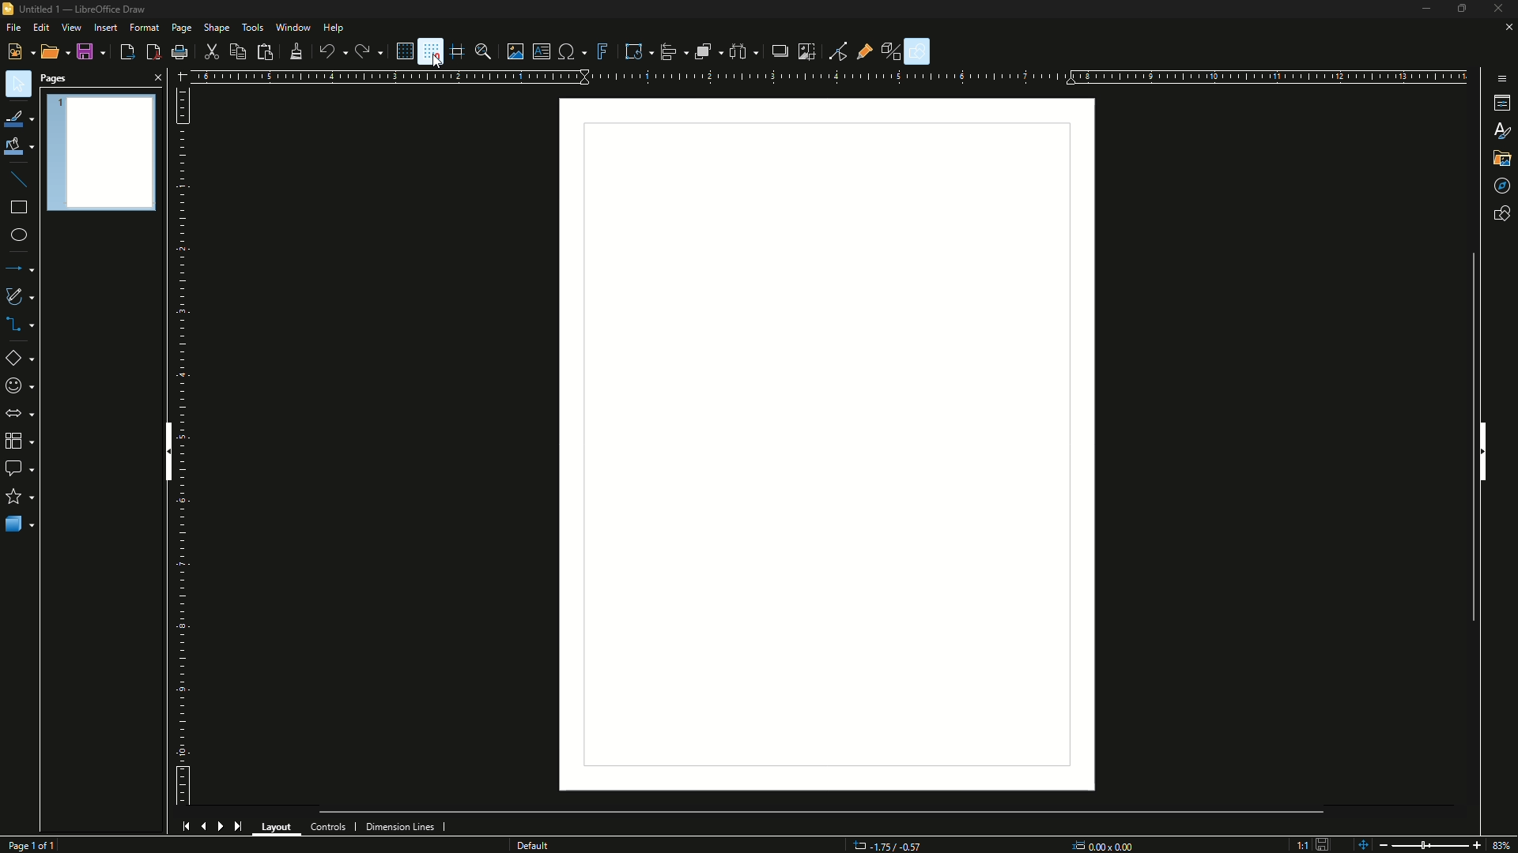 The height and width of the screenshot is (853, 1518). Describe the element at coordinates (1504, 844) in the screenshot. I see `87%` at that location.